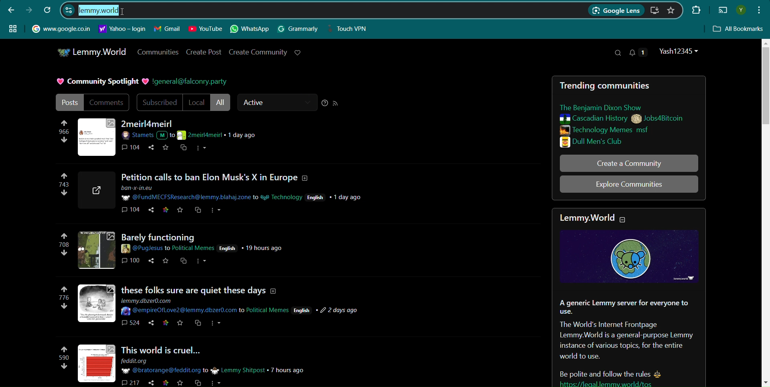  Describe the element at coordinates (202, 149) in the screenshot. I see `More` at that location.